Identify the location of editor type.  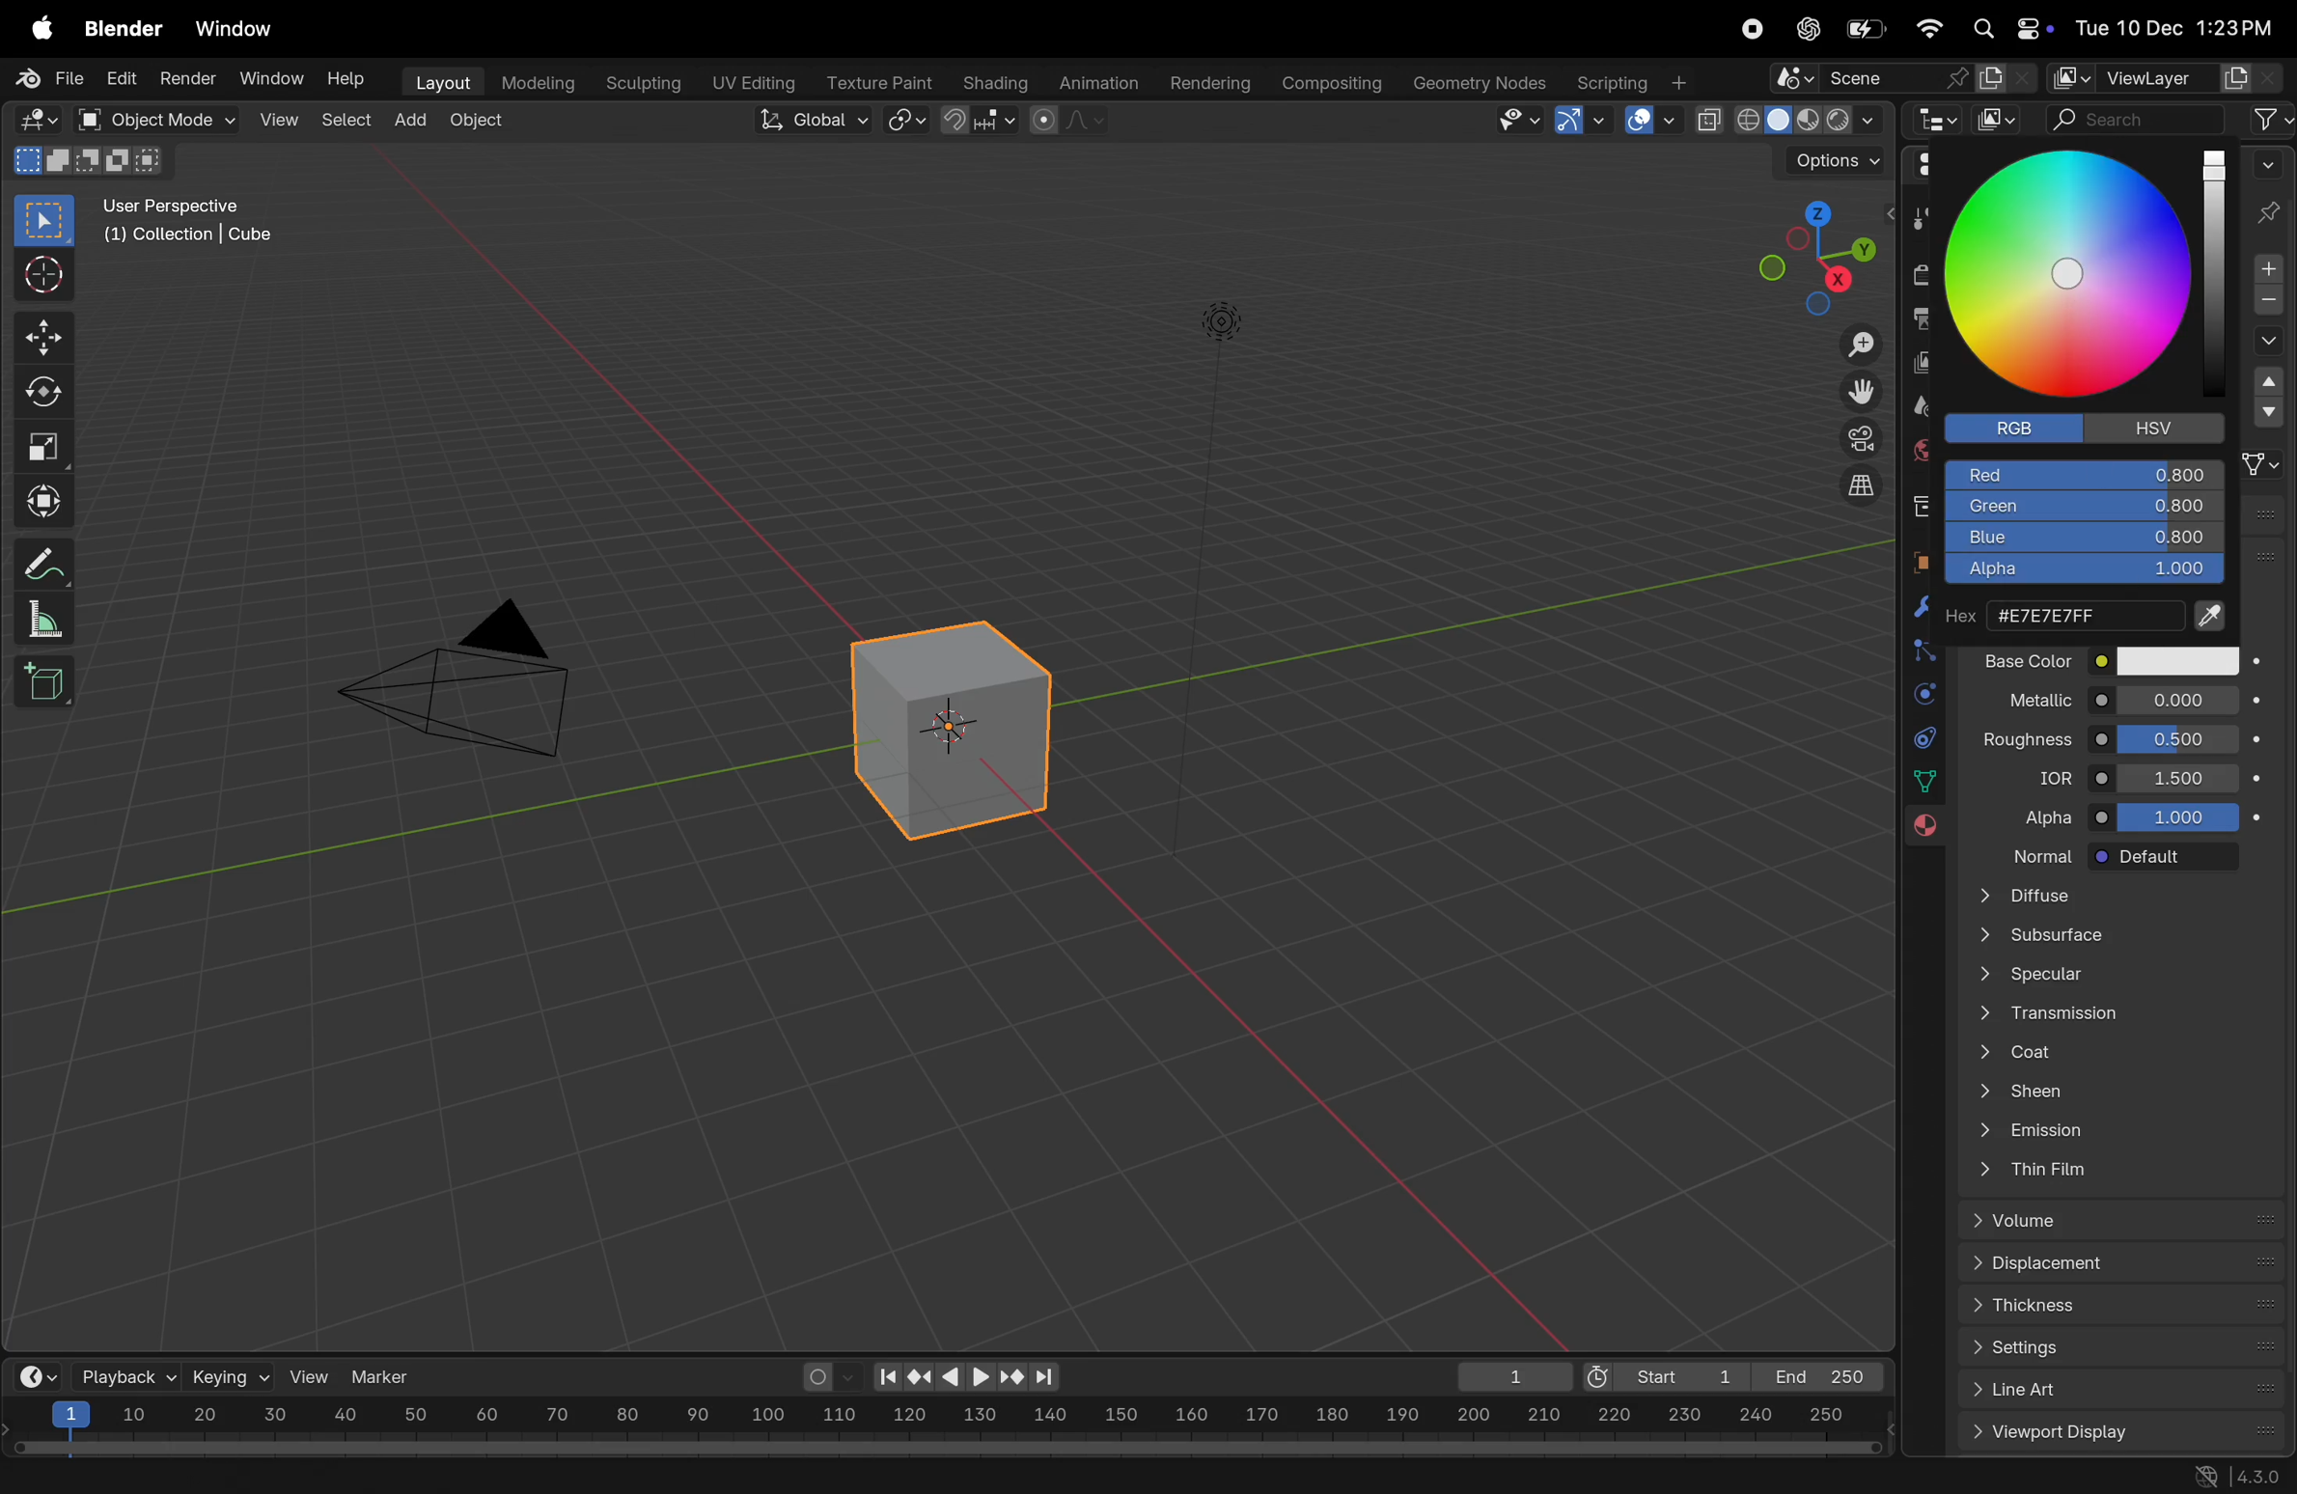
(31, 118).